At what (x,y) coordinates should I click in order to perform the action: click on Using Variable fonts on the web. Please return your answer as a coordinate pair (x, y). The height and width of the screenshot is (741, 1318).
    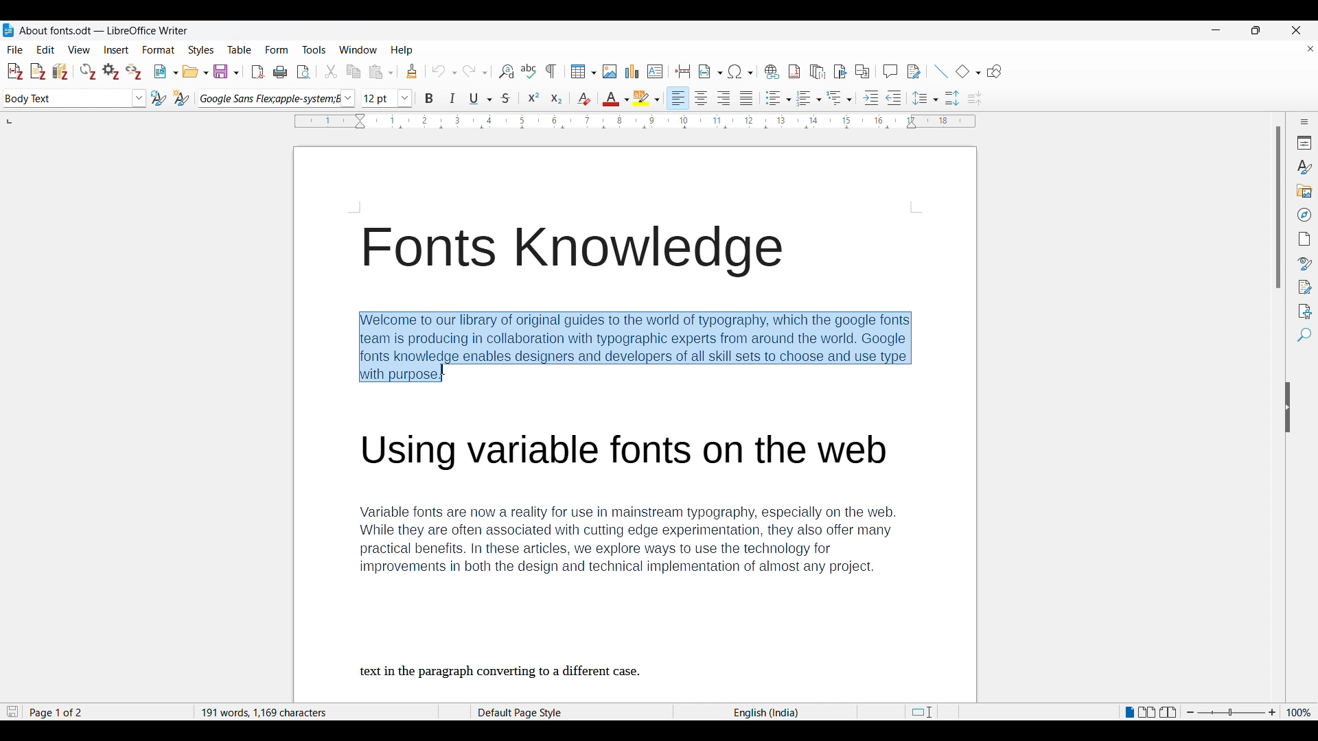
    Looking at the image, I should click on (634, 454).